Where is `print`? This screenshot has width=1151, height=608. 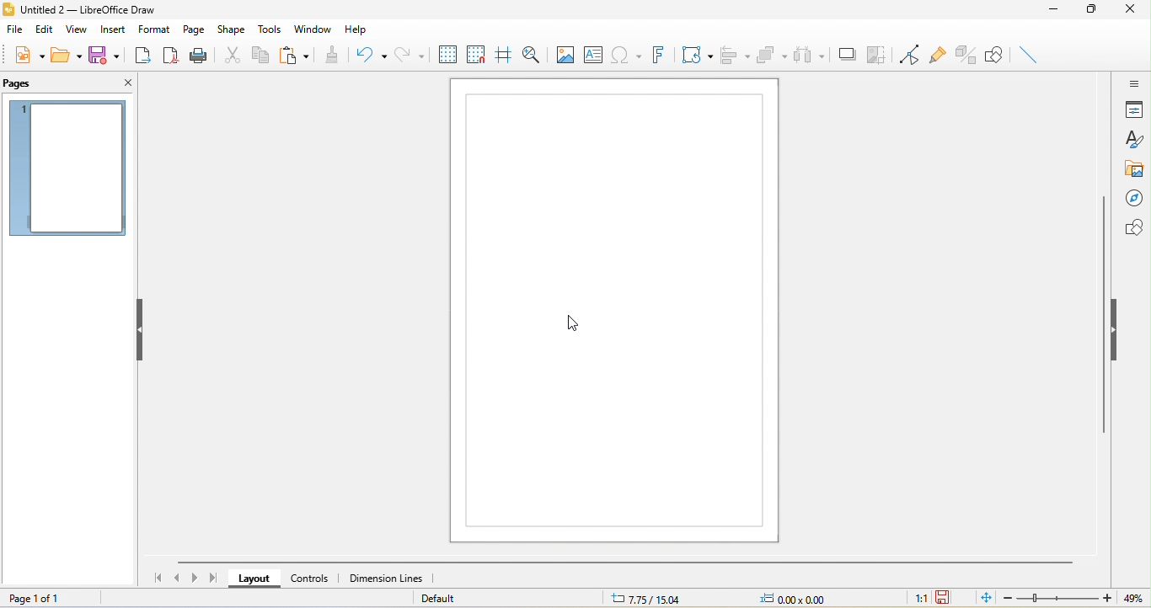
print is located at coordinates (198, 54).